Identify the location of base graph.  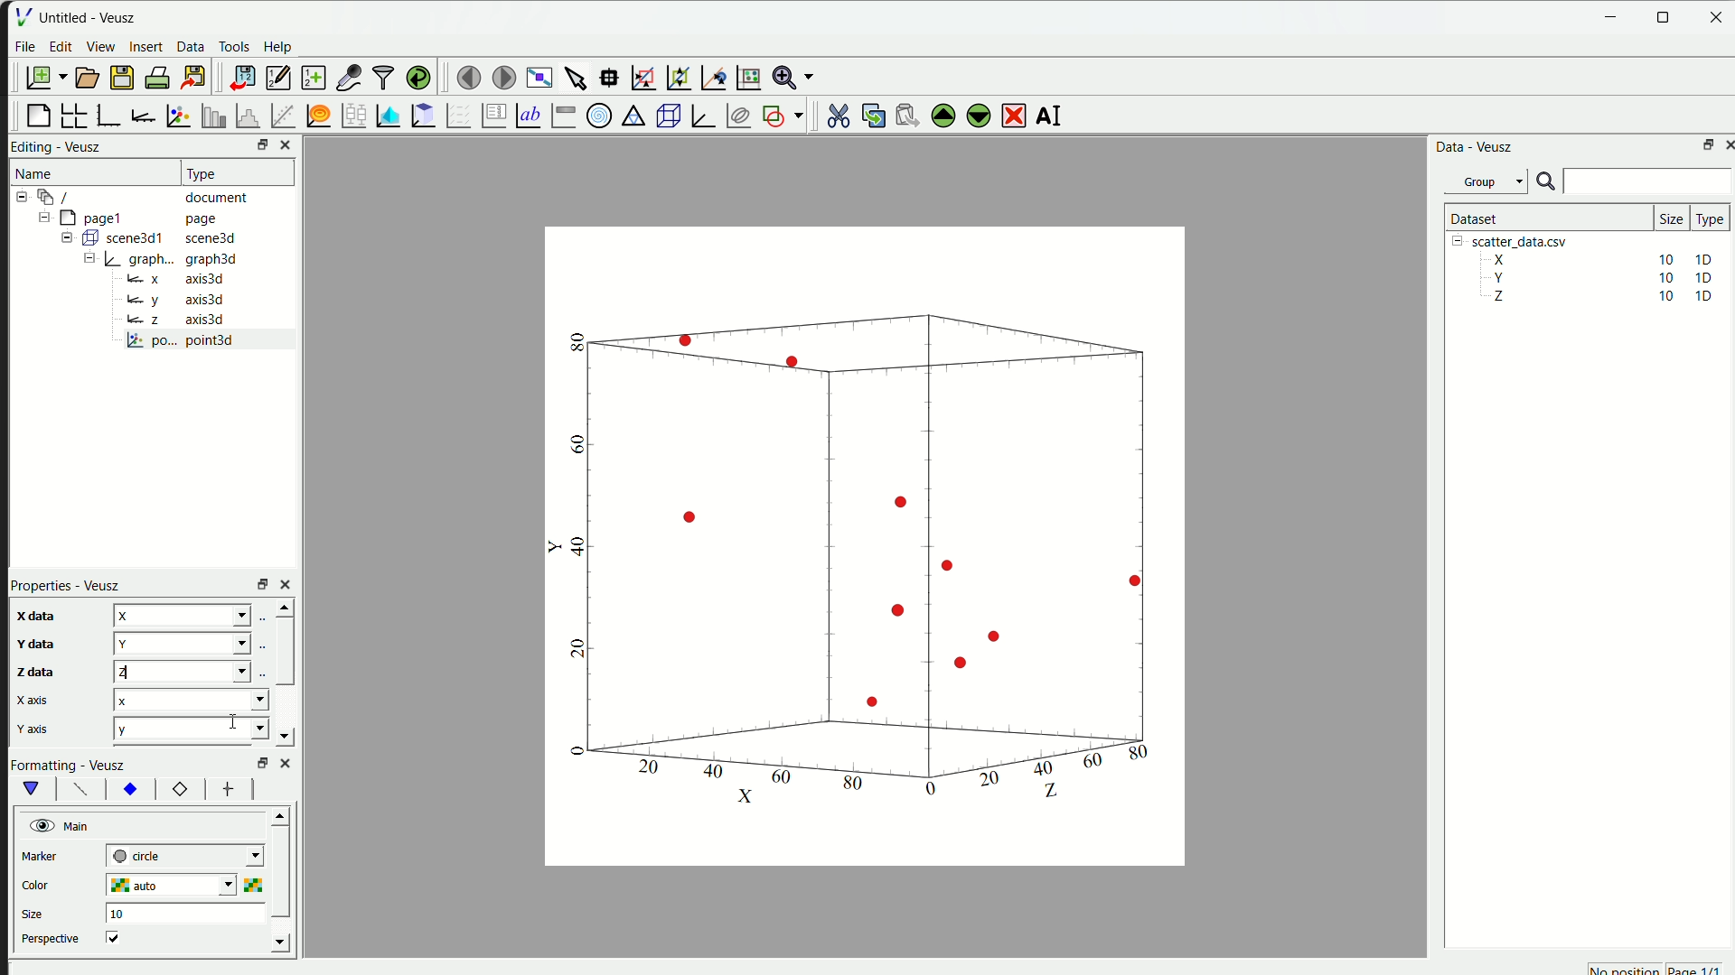
(108, 114).